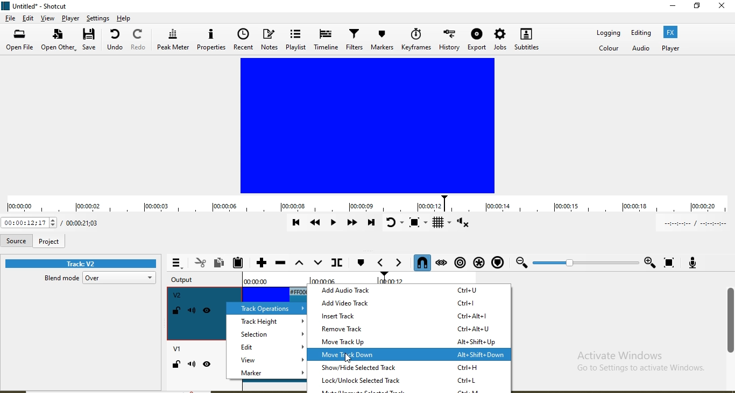  Describe the element at coordinates (238, 262) in the screenshot. I see `Paste ` at that location.